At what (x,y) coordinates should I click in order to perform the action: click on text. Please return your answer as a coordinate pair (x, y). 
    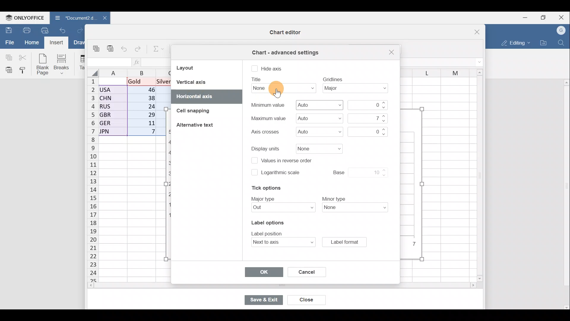
    Looking at the image, I should click on (269, 233).